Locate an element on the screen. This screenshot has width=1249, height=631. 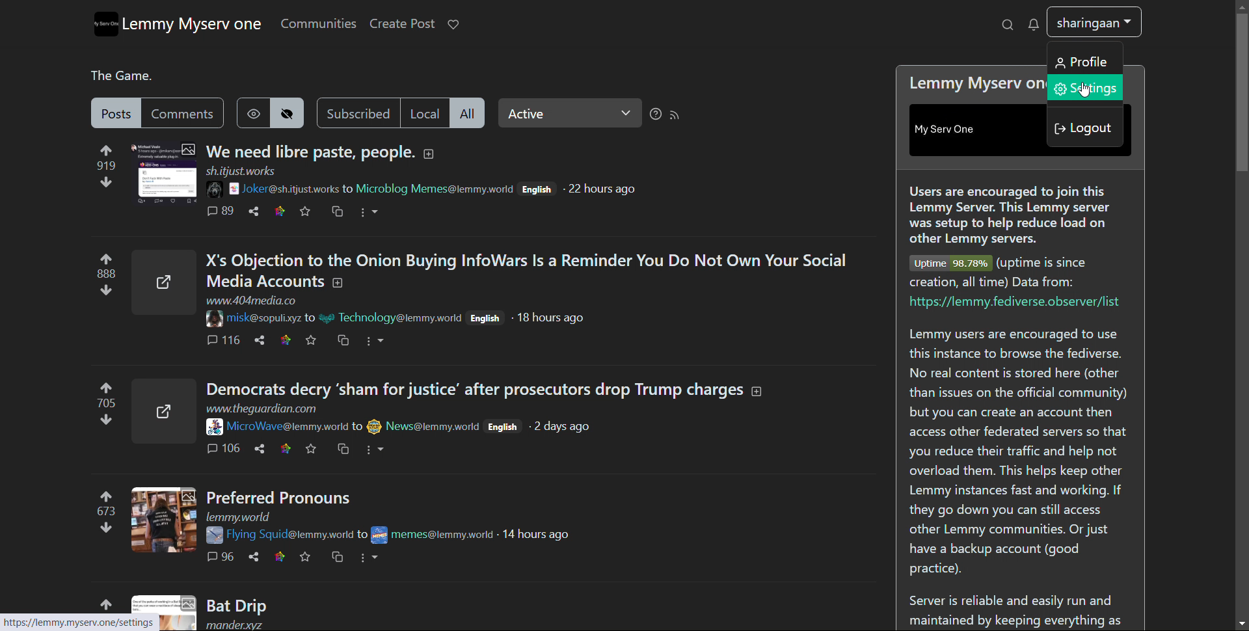
posts is located at coordinates (116, 113).